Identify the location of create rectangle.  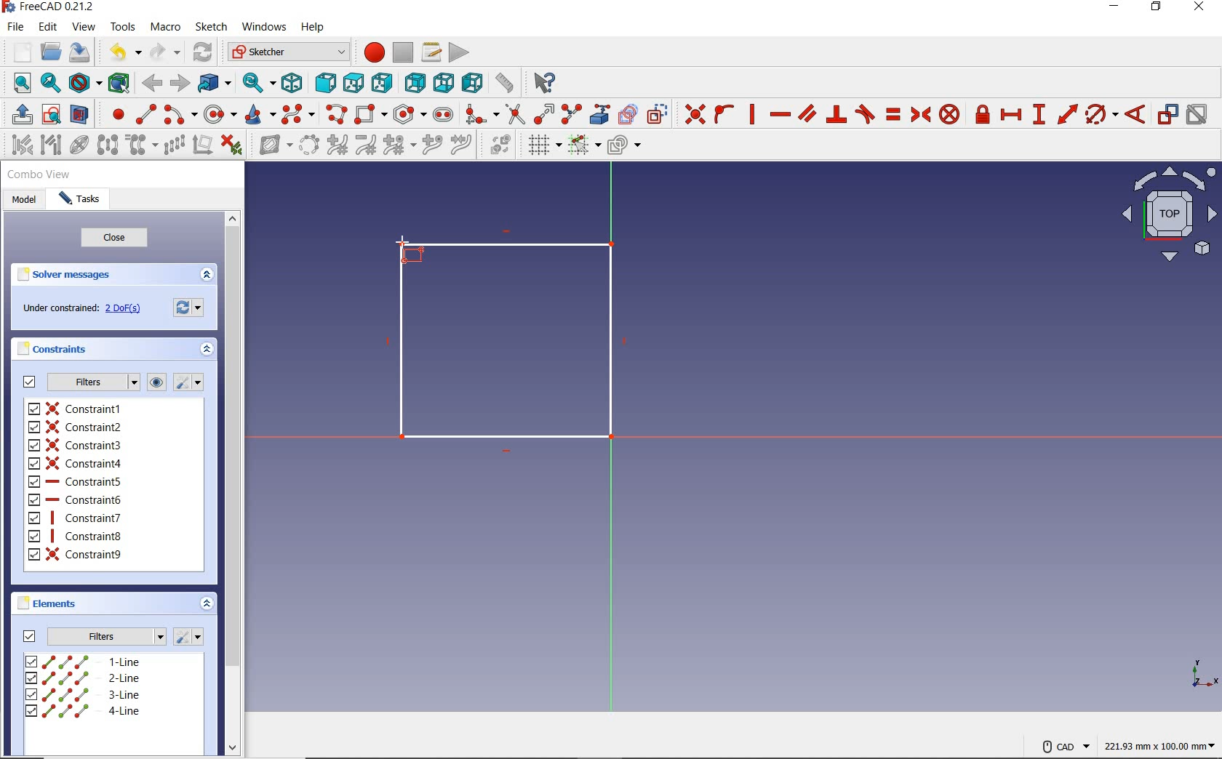
(371, 115).